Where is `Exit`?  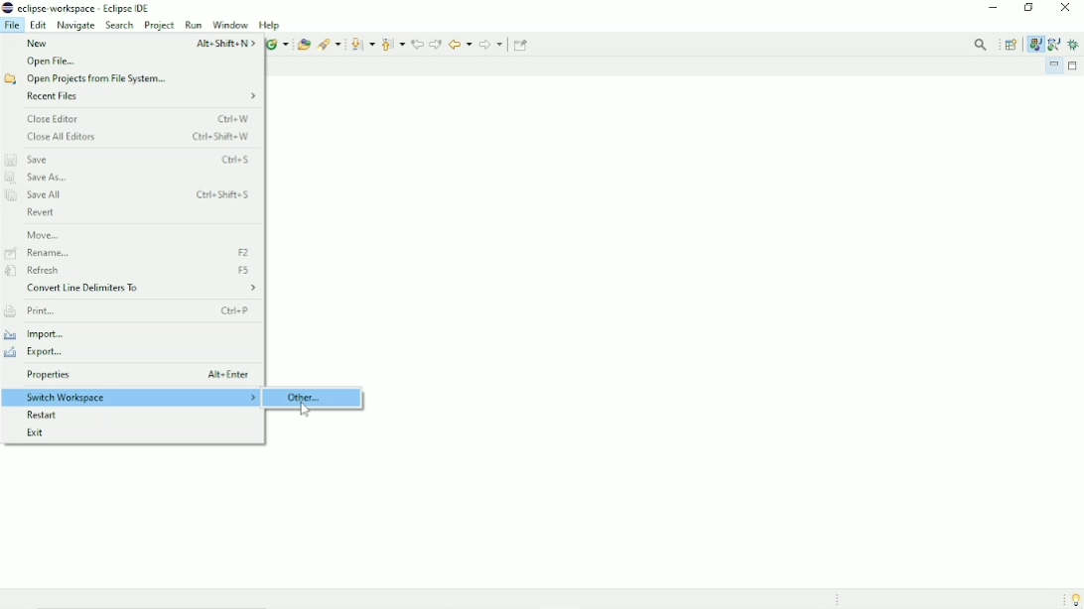
Exit is located at coordinates (41, 431).